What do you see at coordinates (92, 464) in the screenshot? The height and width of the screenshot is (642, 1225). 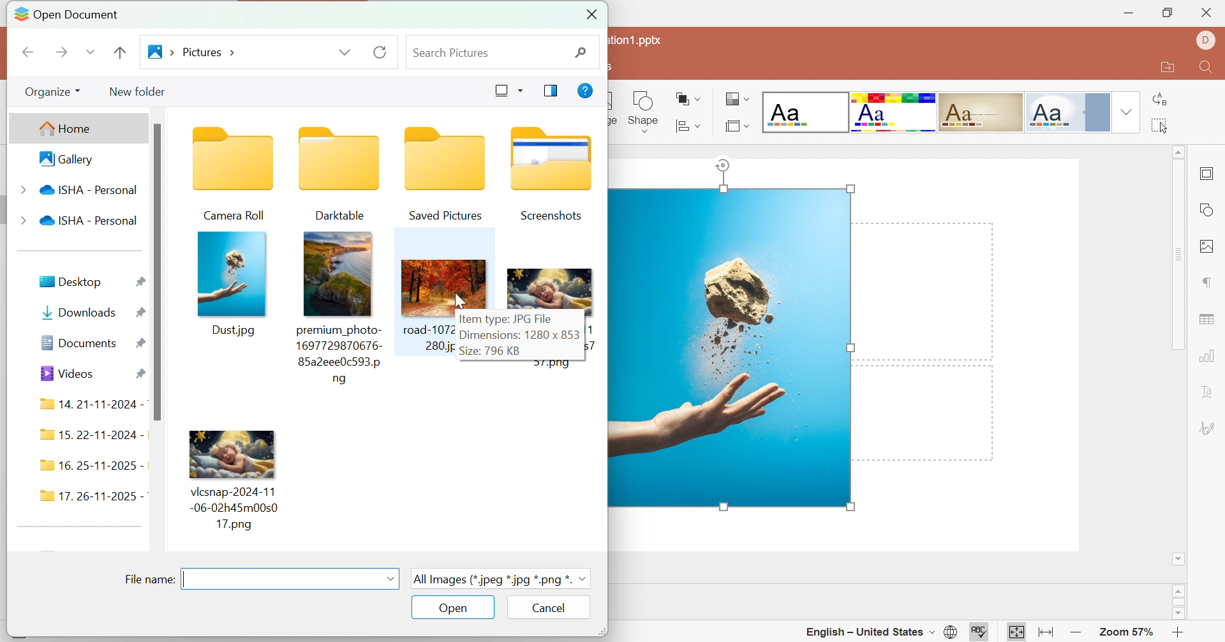 I see `16. 25 -11 - 2025` at bounding box center [92, 464].